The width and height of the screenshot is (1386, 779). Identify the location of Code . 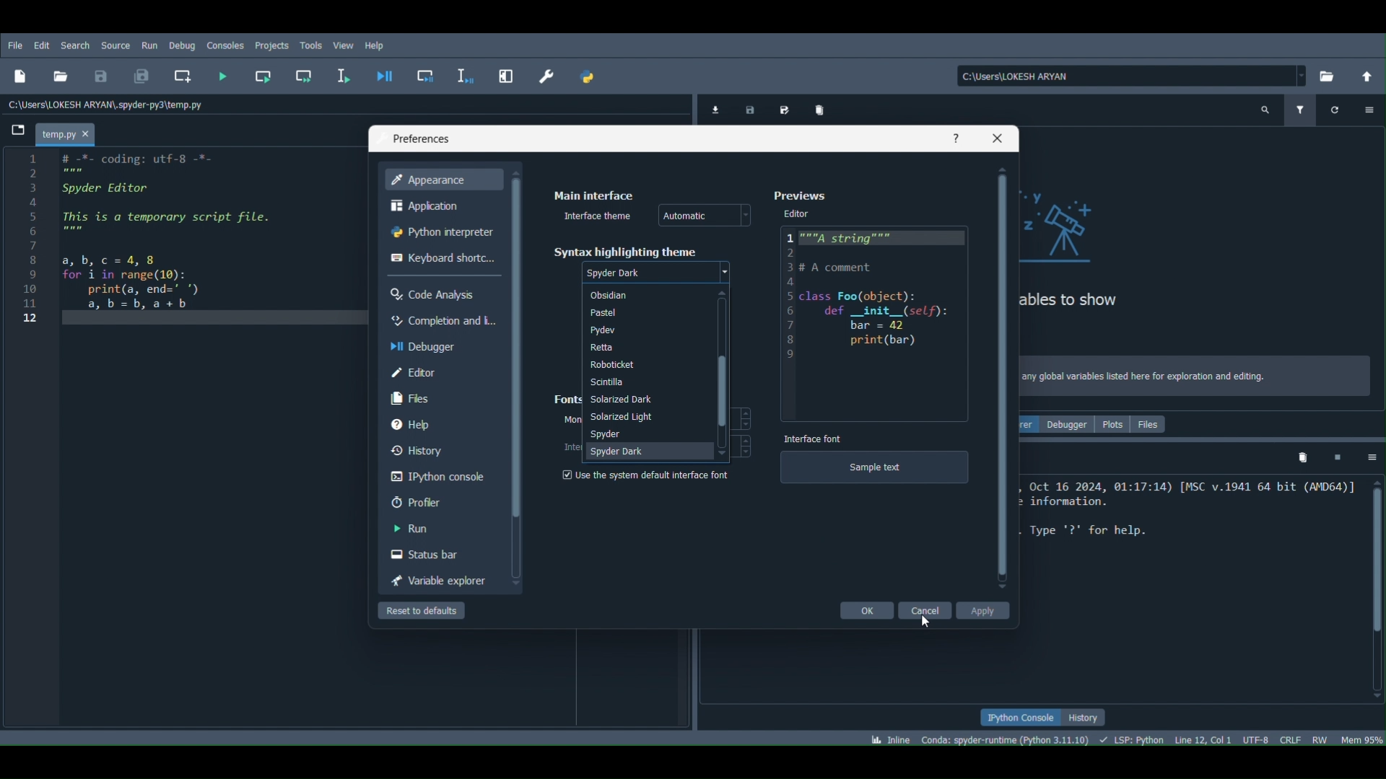
(878, 318).